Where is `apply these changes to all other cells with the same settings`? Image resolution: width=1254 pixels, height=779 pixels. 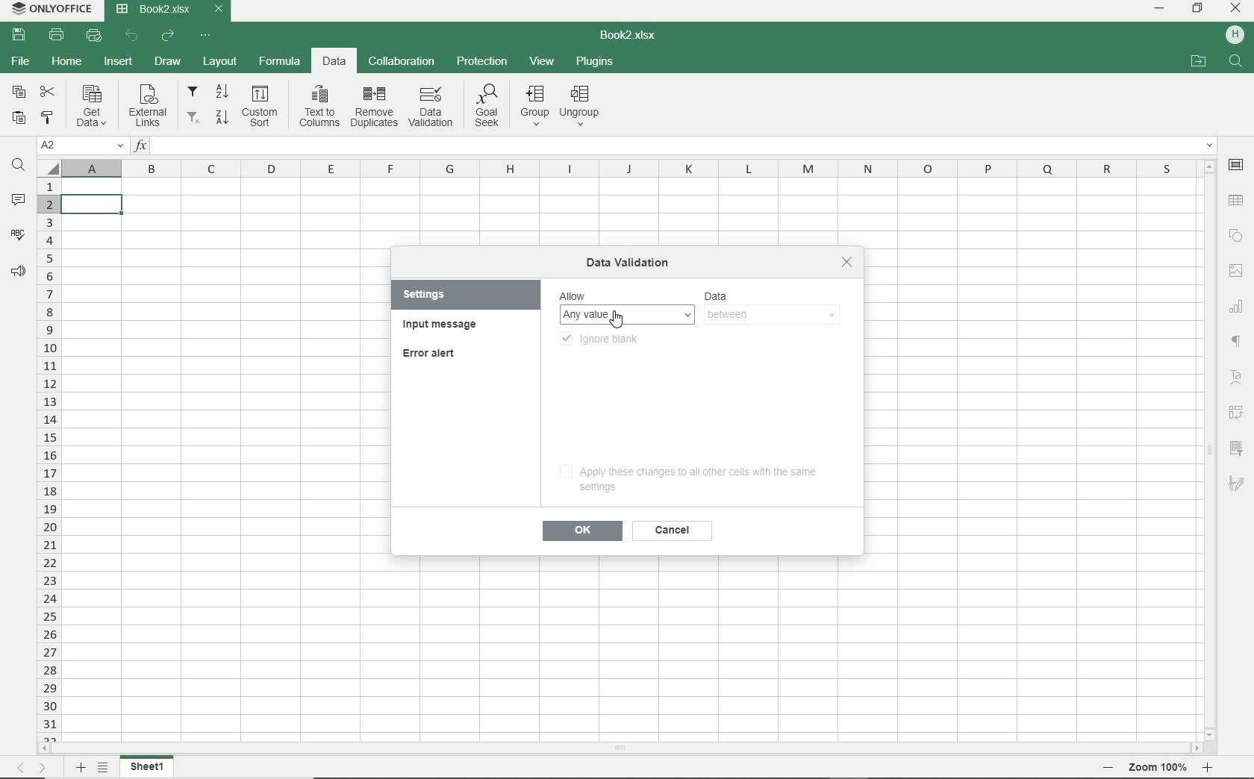
apply these changes to all other cells with the same settings is located at coordinates (687, 478).